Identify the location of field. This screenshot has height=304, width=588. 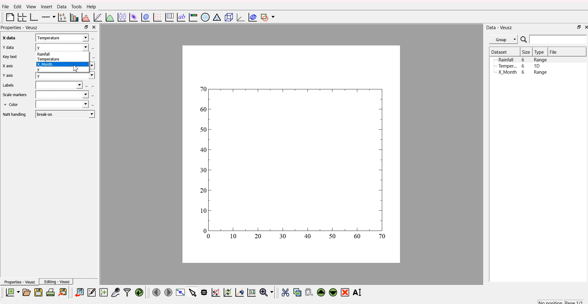
(63, 95).